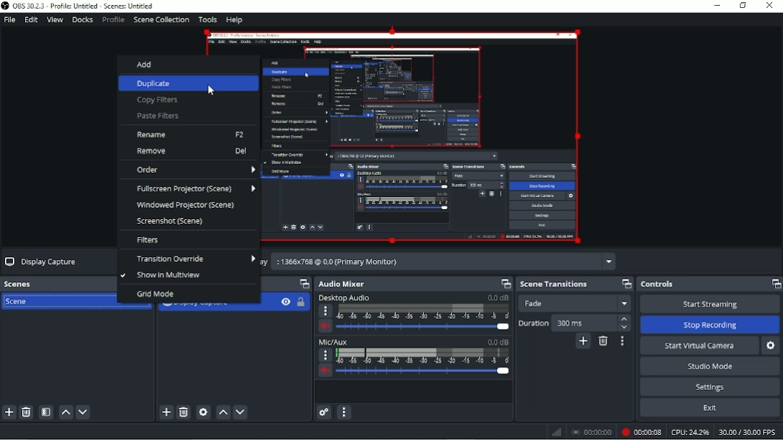 This screenshot has width=783, height=440. I want to click on Add configurable transition, so click(584, 343).